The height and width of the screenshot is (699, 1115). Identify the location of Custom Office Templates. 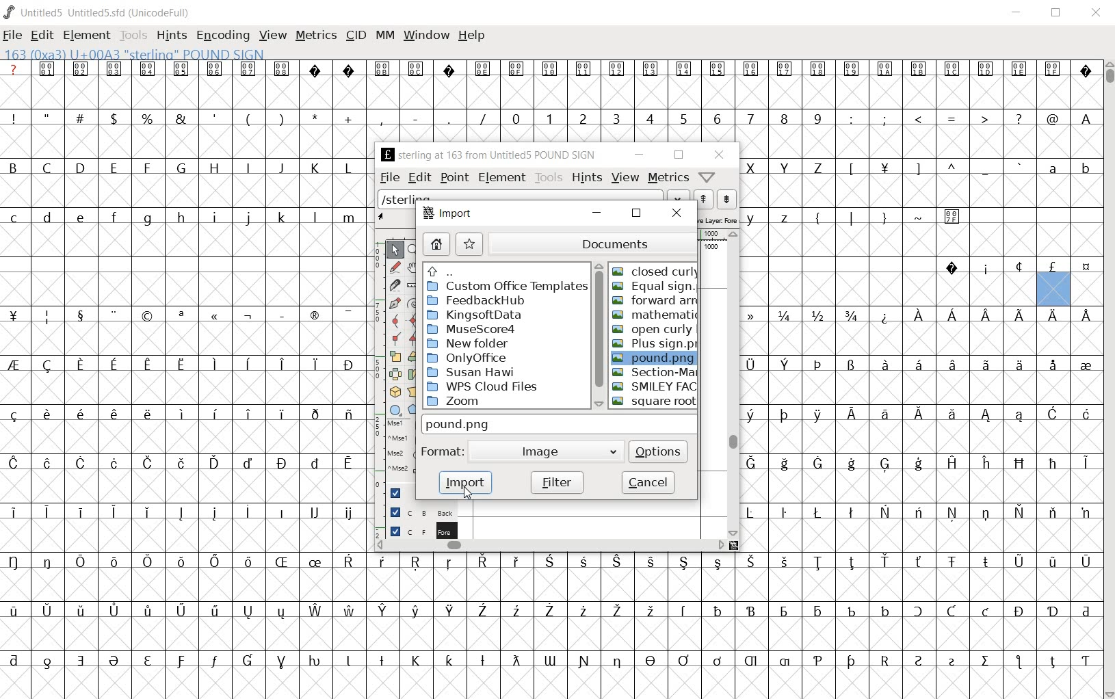
(506, 287).